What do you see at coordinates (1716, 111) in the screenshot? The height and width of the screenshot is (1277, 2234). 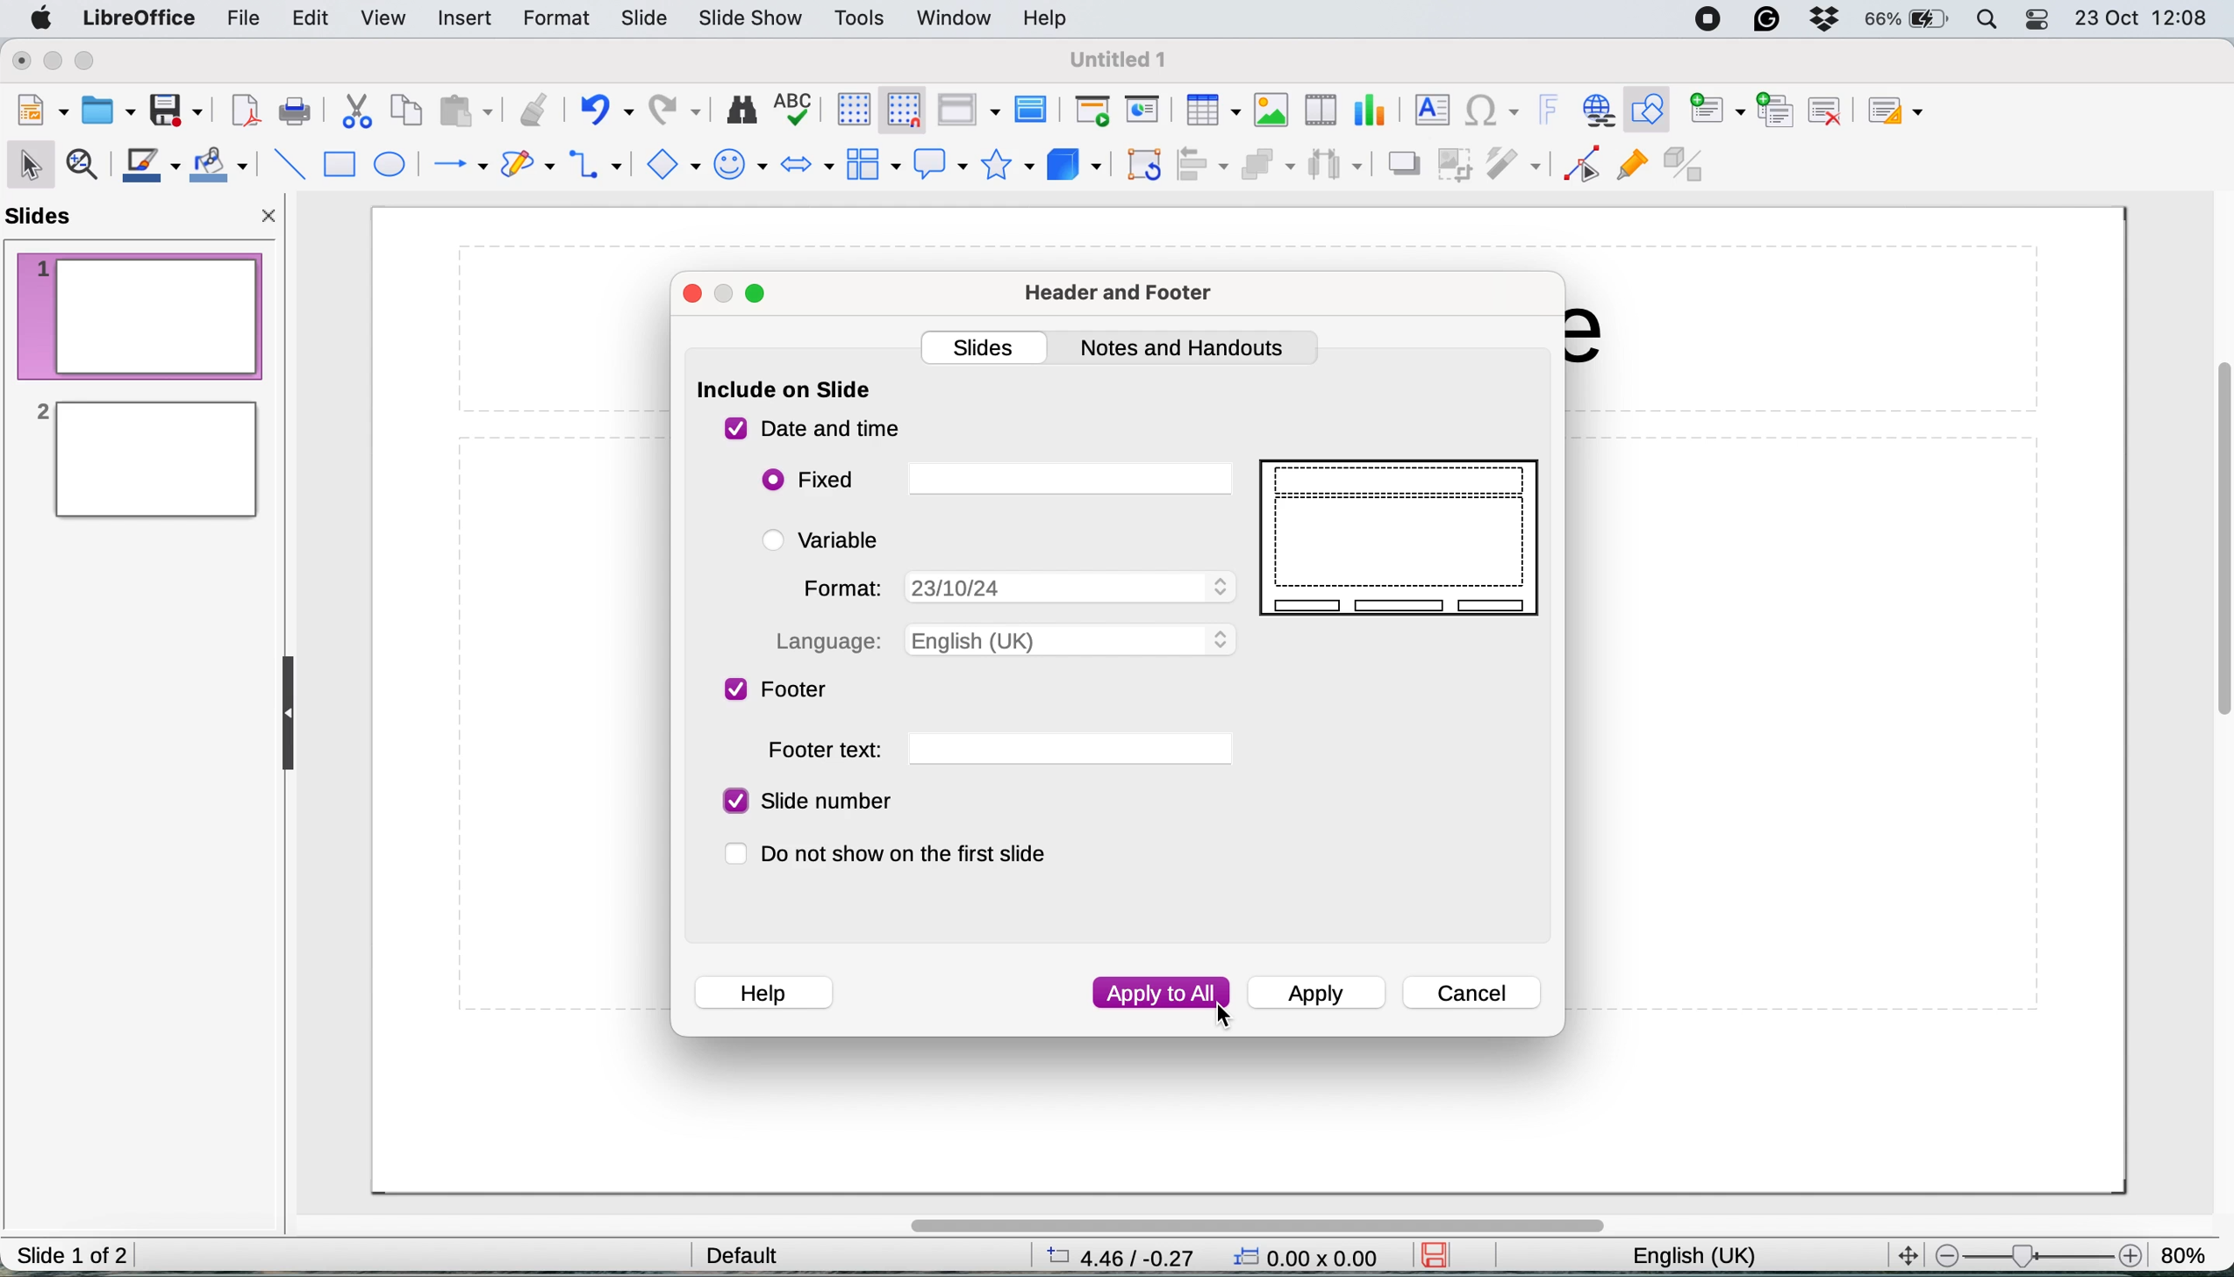 I see `new slide` at bounding box center [1716, 111].